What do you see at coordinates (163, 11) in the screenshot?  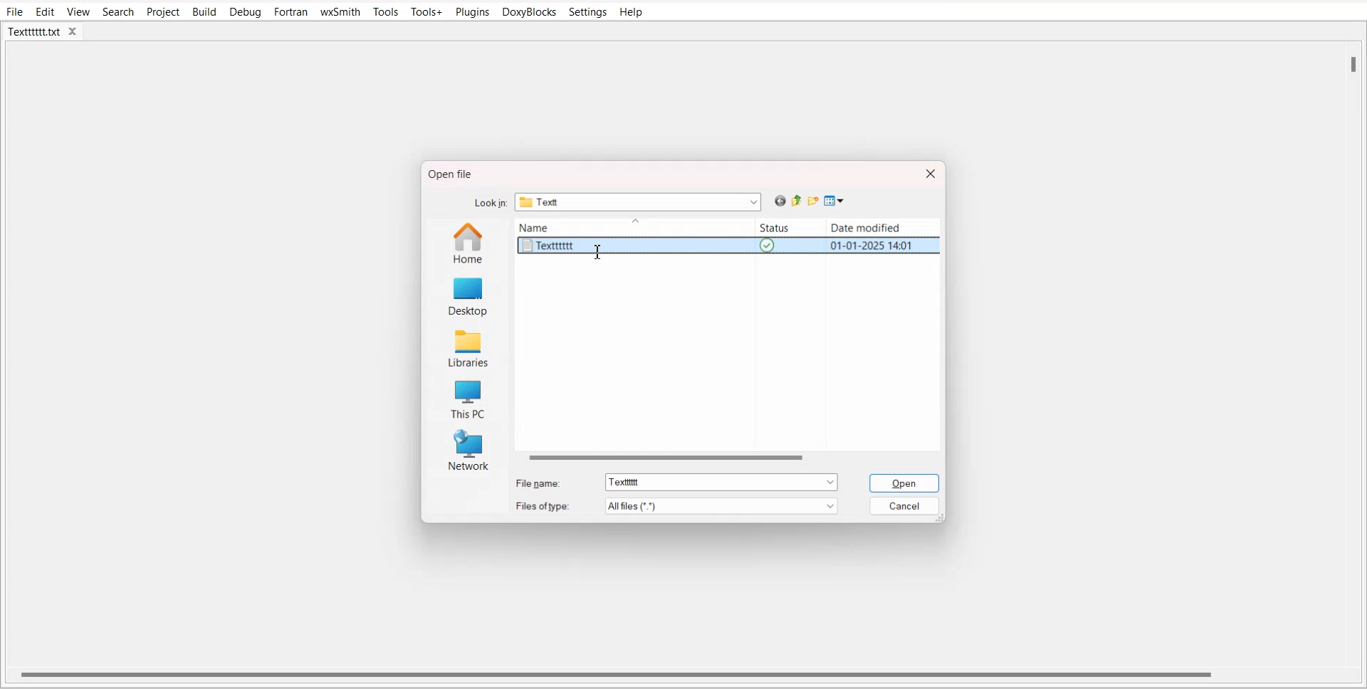 I see `Project` at bounding box center [163, 11].